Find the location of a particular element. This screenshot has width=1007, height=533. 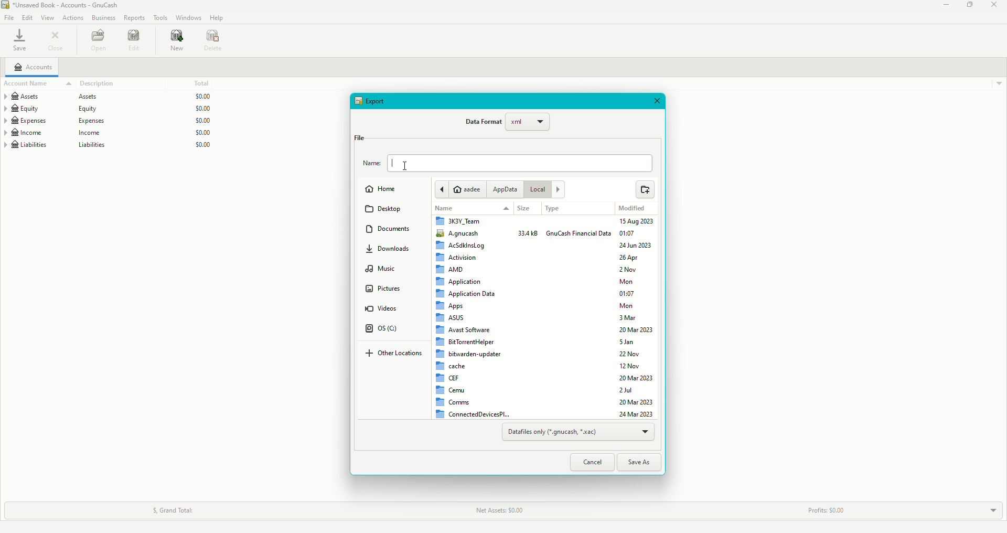

Reports is located at coordinates (135, 19).